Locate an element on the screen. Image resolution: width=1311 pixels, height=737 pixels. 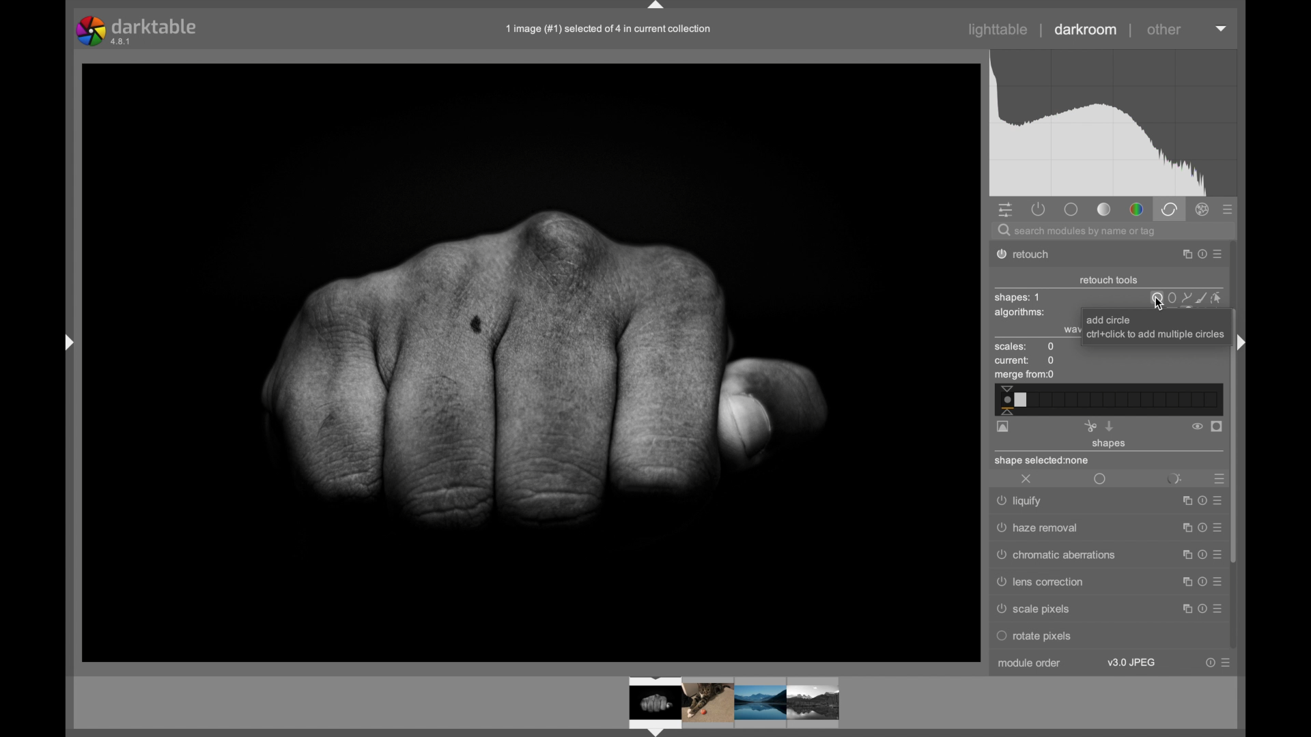
more options is located at coordinates (1226, 663).